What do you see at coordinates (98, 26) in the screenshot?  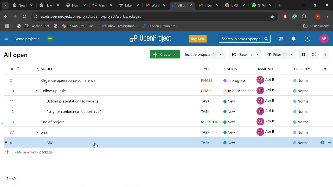 I see `Bookmarked tabs` at bounding box center [98, 26].